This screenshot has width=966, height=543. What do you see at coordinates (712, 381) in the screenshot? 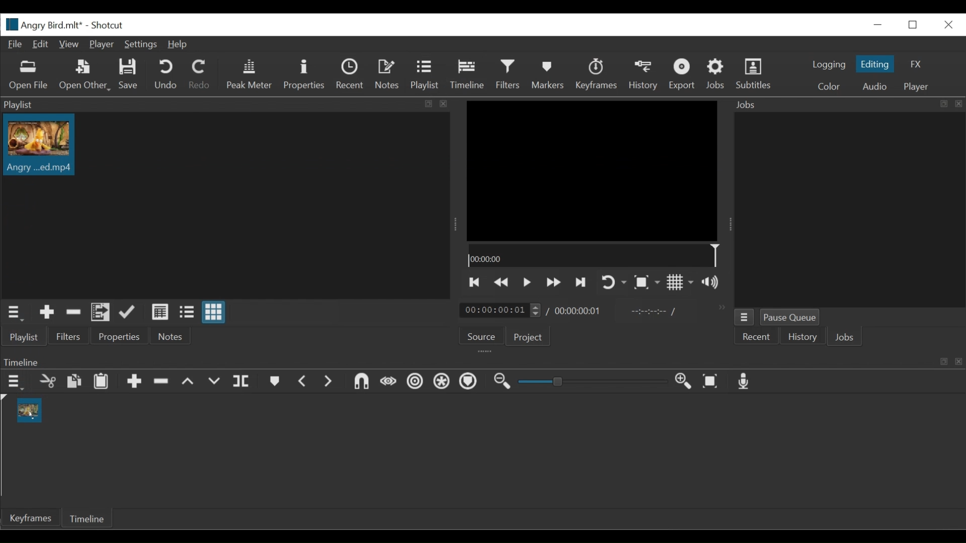
I see `Zoom timeline to fit` at bounding box center [712, 381].